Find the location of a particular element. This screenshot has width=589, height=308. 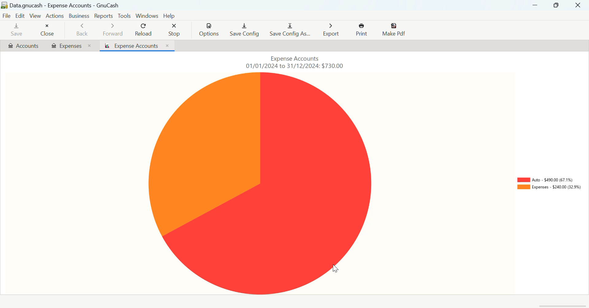

Make Pdf is located at coordinates (393, 30).